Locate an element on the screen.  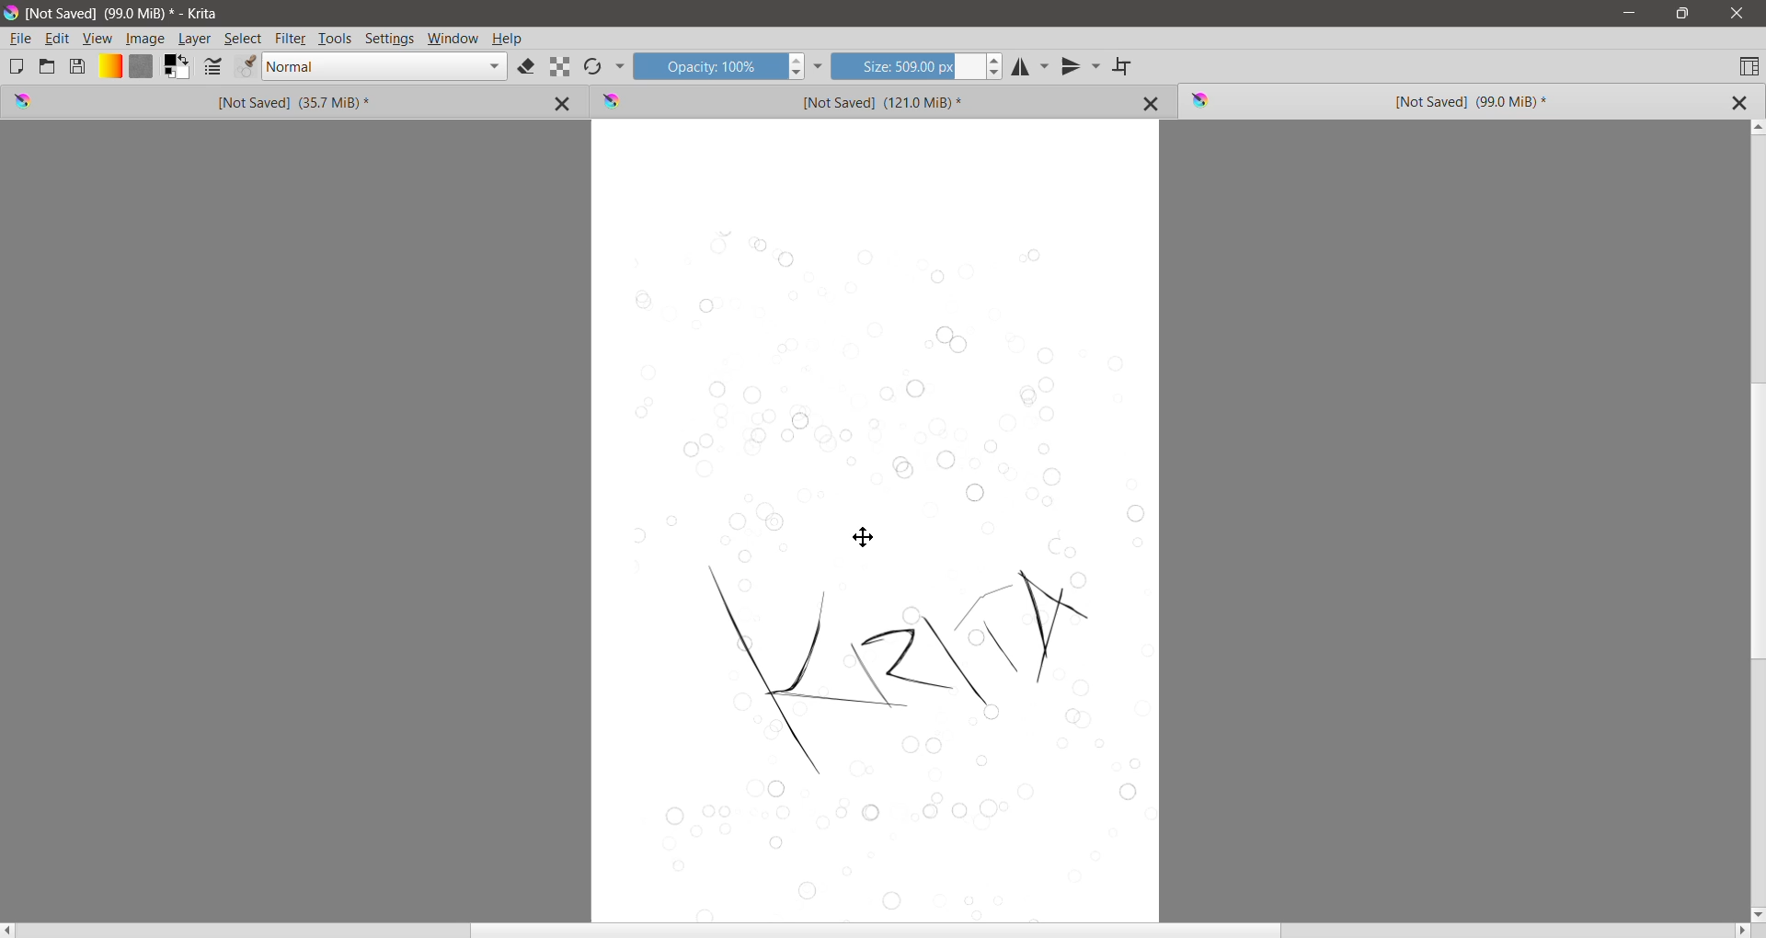
Select is located at coordinates (244, 39).